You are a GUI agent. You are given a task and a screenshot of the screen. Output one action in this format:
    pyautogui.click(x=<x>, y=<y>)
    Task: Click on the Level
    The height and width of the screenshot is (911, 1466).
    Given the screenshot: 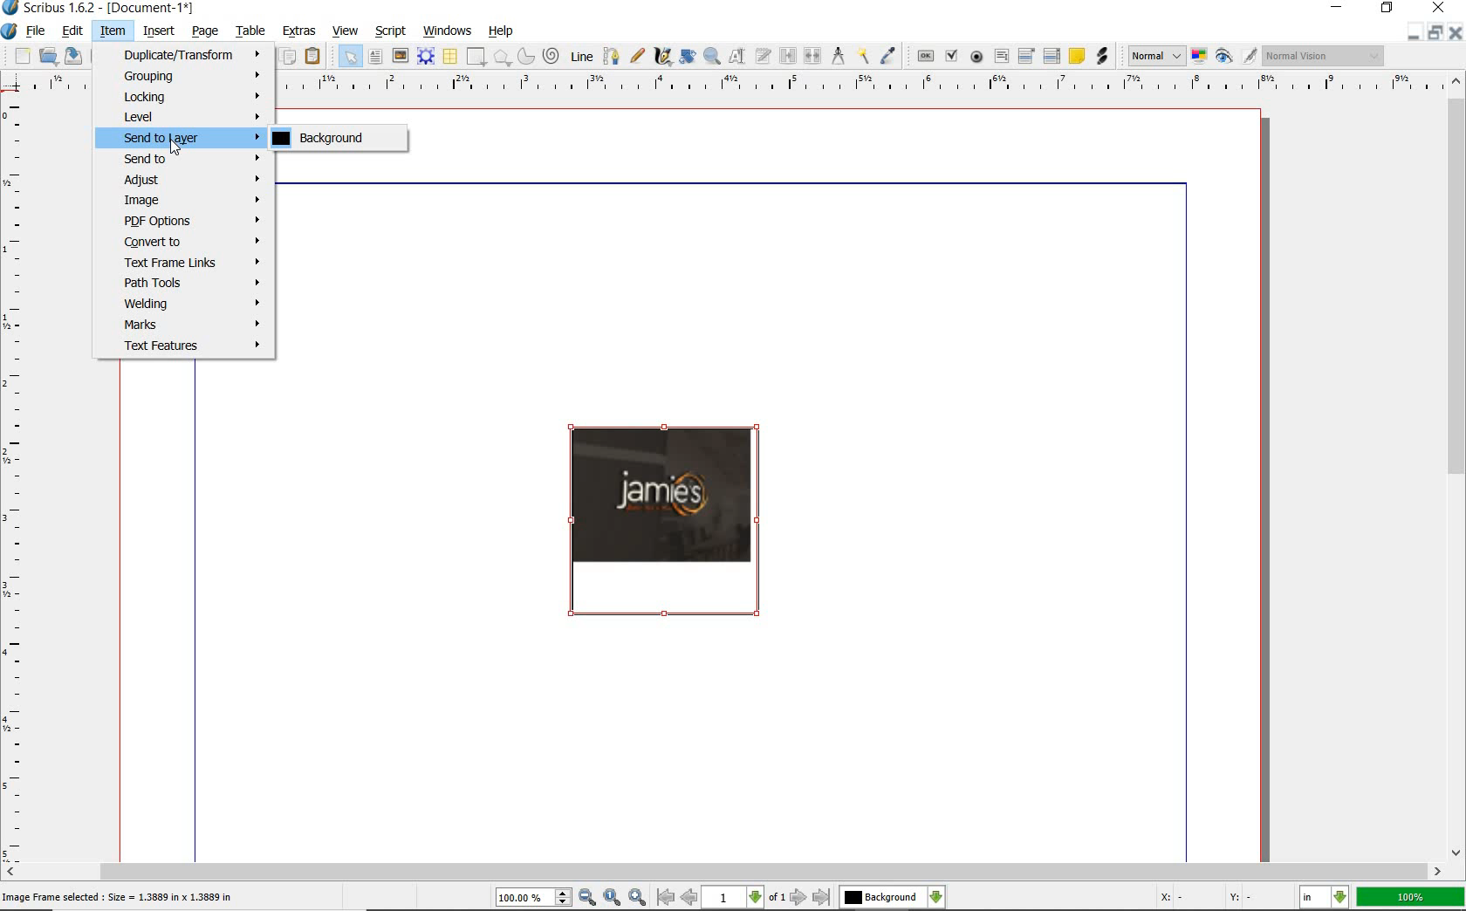 What is the action you would take?
    pyautogui.click(x=183, y=116)
    